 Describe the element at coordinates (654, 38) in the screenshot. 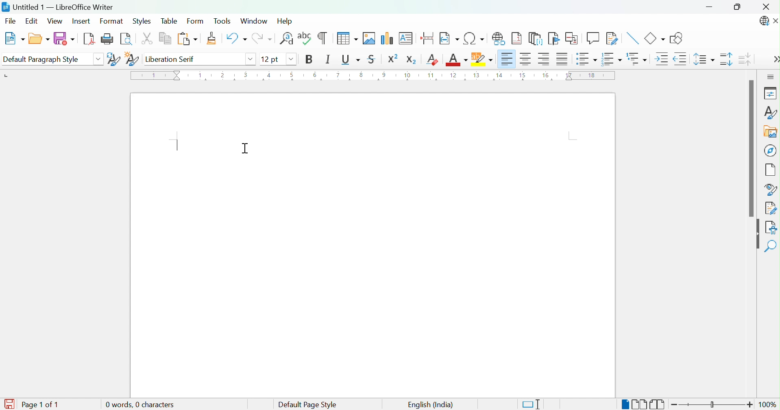

I see `Basic Shapes` at that location.